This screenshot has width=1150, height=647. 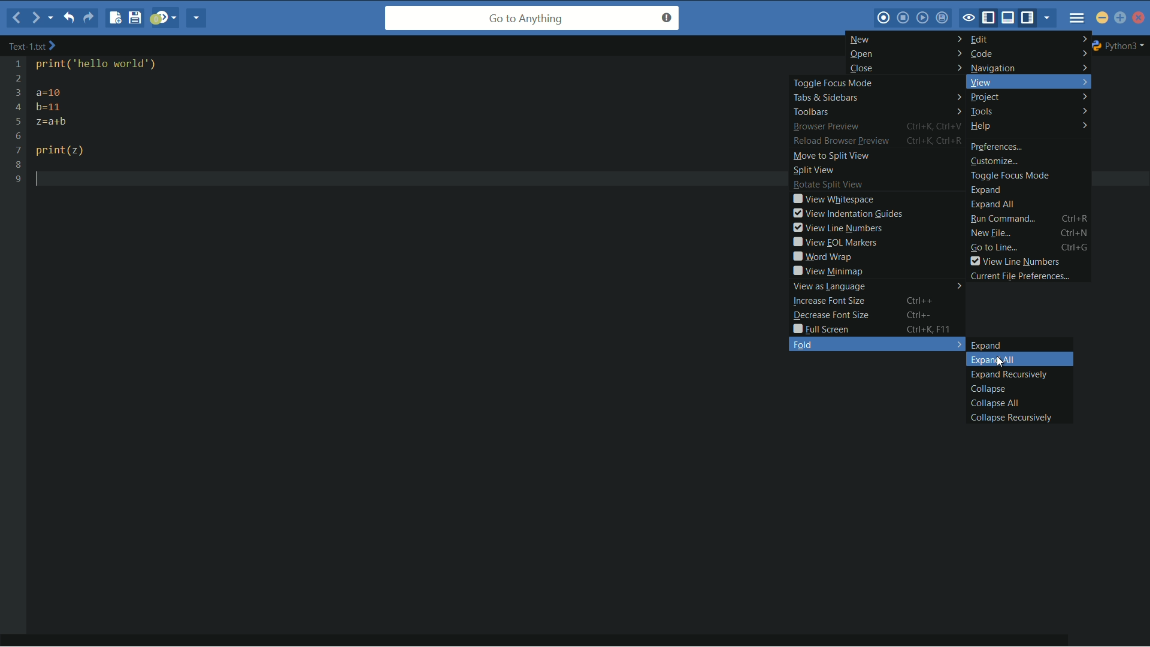 What do you see at coordinates (991, 403) in the screenshot?
I see `collapse all` at bounding box center [991, 403].